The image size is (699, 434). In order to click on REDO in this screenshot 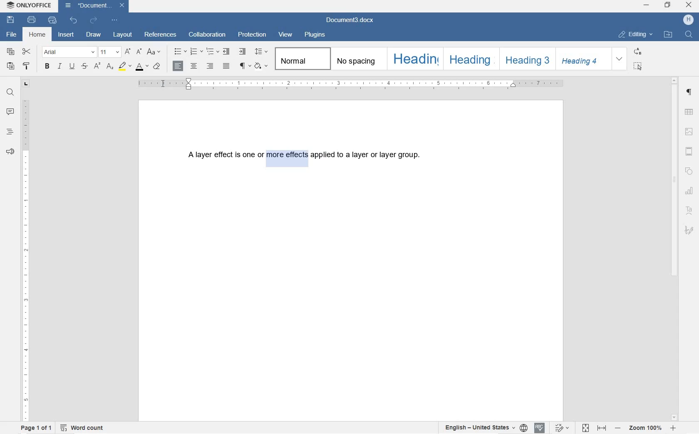, I will do `click(94, 20)`.